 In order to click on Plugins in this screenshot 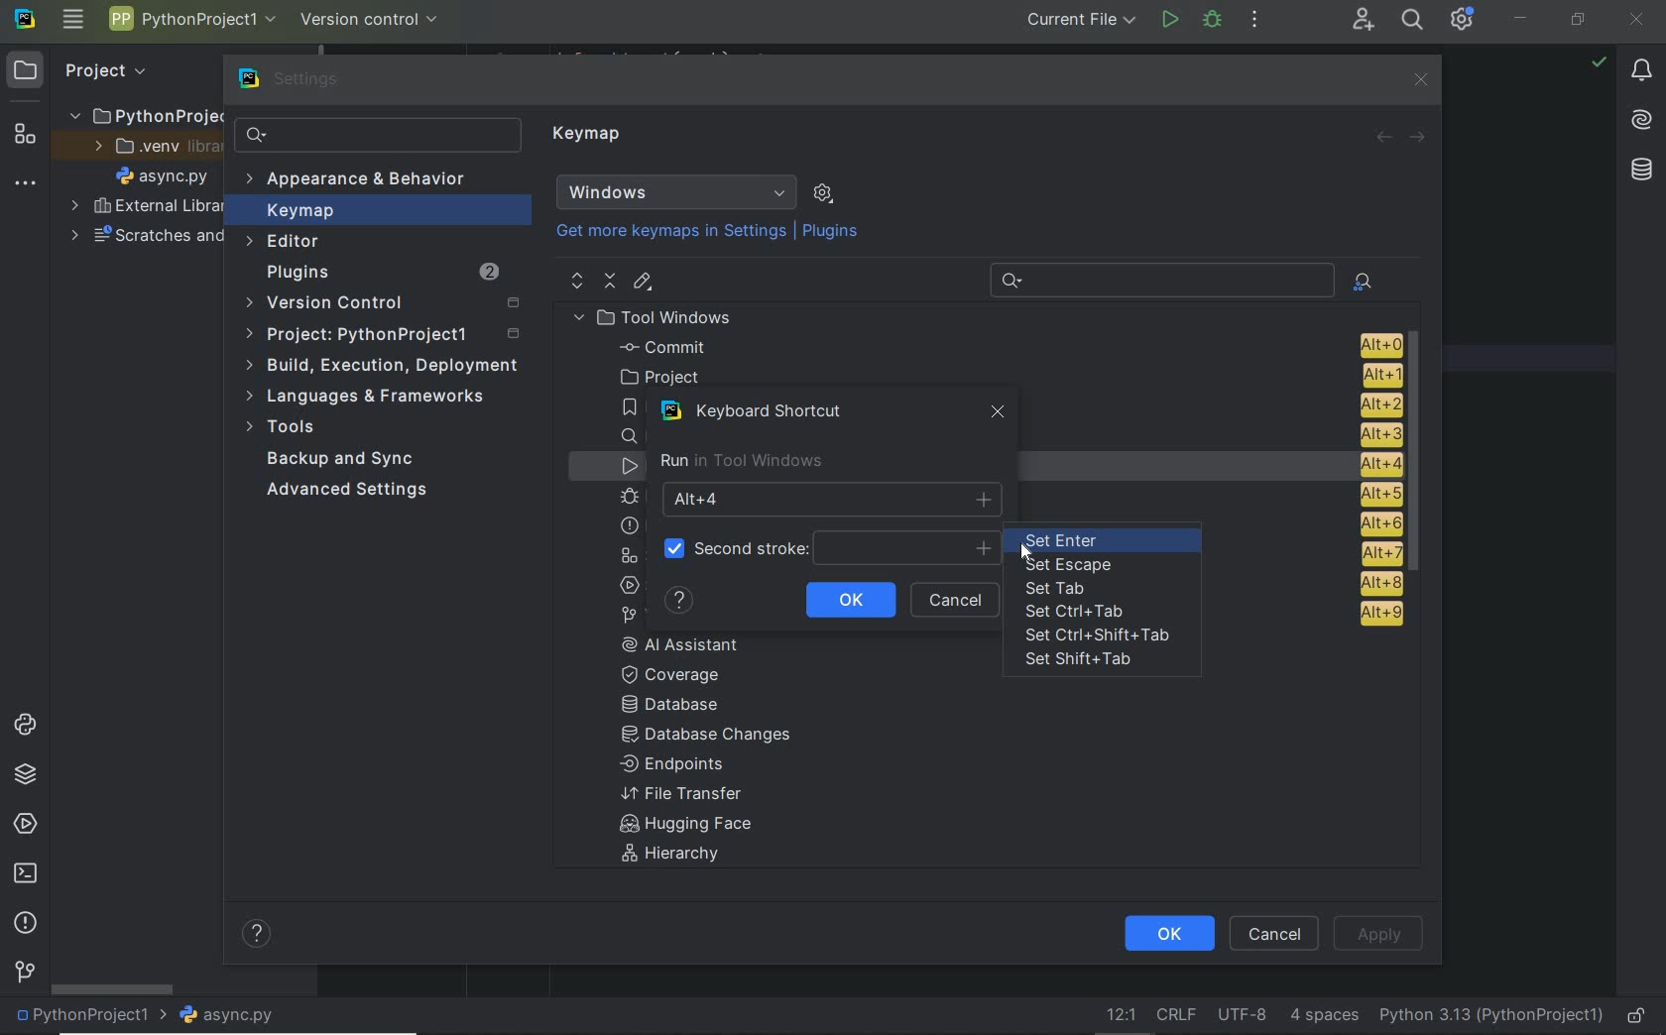, I will do `click(833, 232)`.